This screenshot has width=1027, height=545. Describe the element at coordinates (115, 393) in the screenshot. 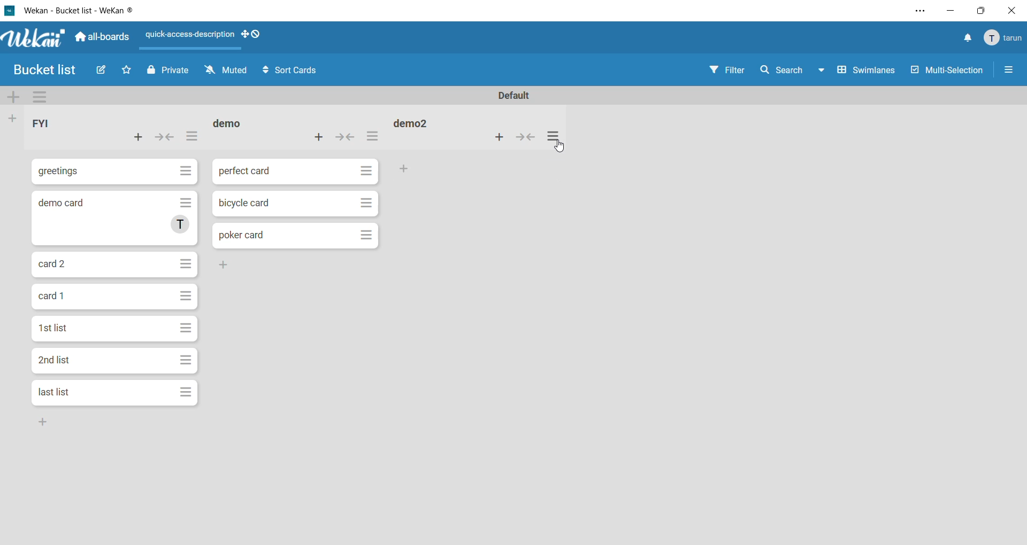

I see `cards` at that location.